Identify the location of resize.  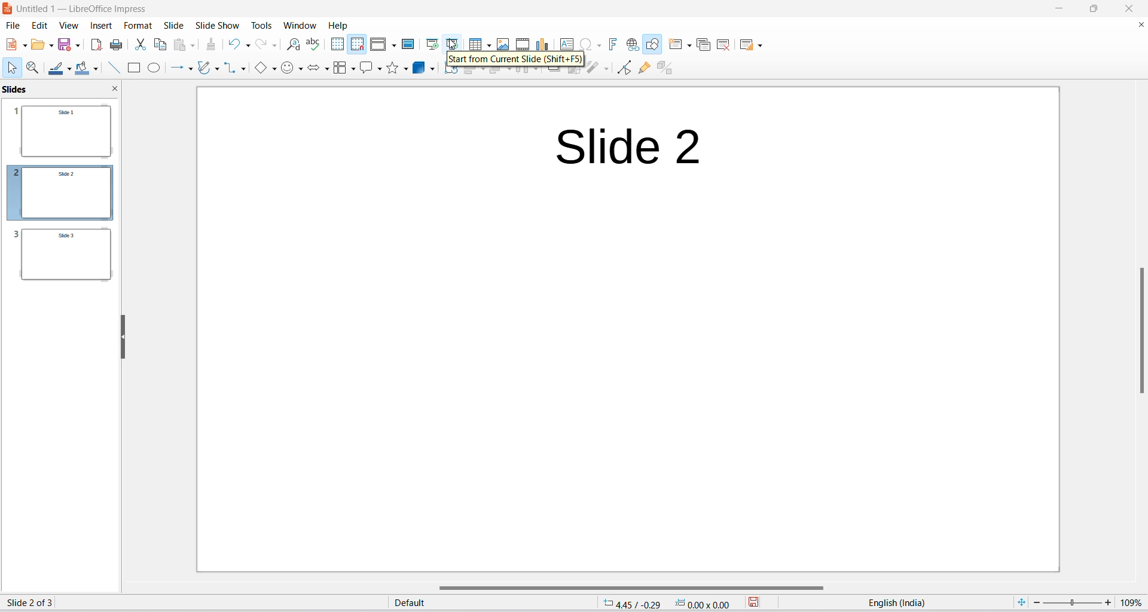
(124, 338).